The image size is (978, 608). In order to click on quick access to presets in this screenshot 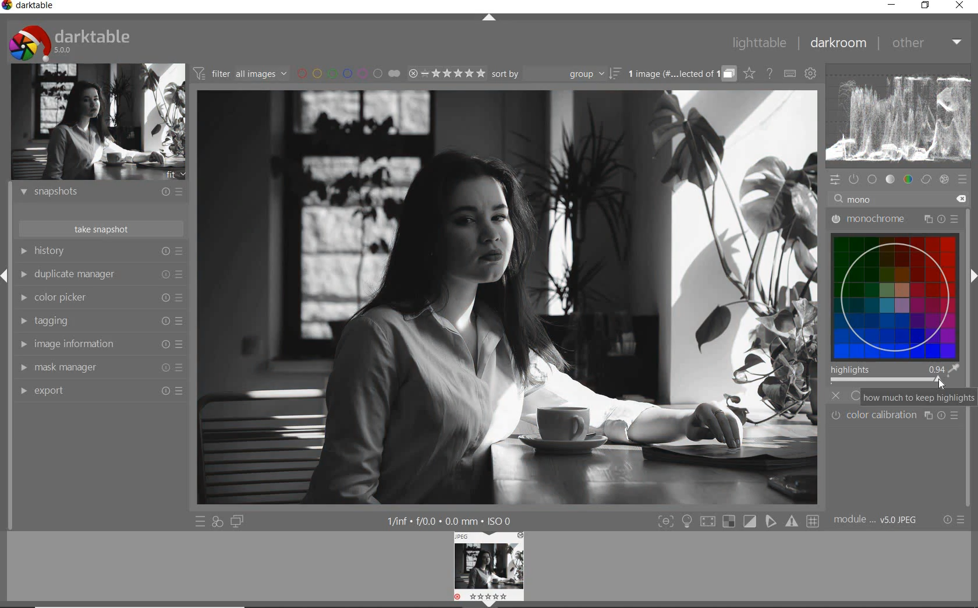, I will do `click(200, 521)`.